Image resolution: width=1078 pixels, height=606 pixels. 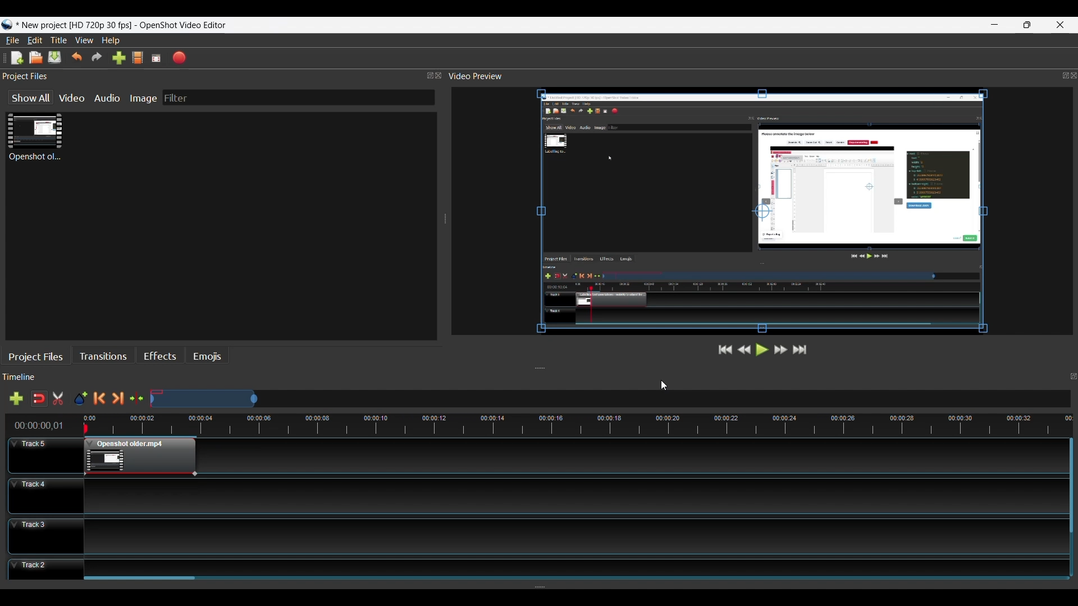 What do you see at coordinates (11, 41) in the screenshot?
I see `File` at bounding box center [11, 41].